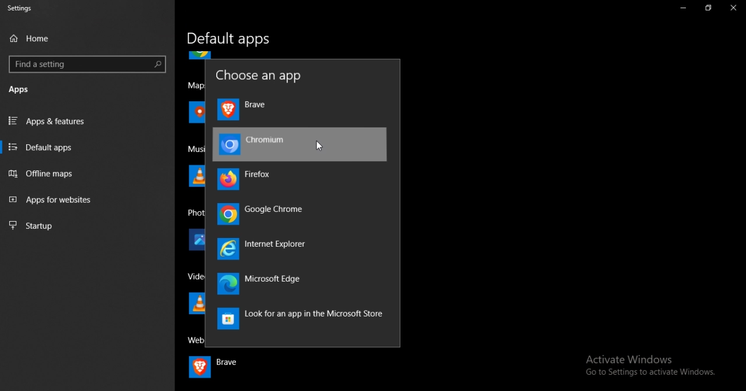 The image size is (746, 391). I want to click on default apps, so click(231, 40).